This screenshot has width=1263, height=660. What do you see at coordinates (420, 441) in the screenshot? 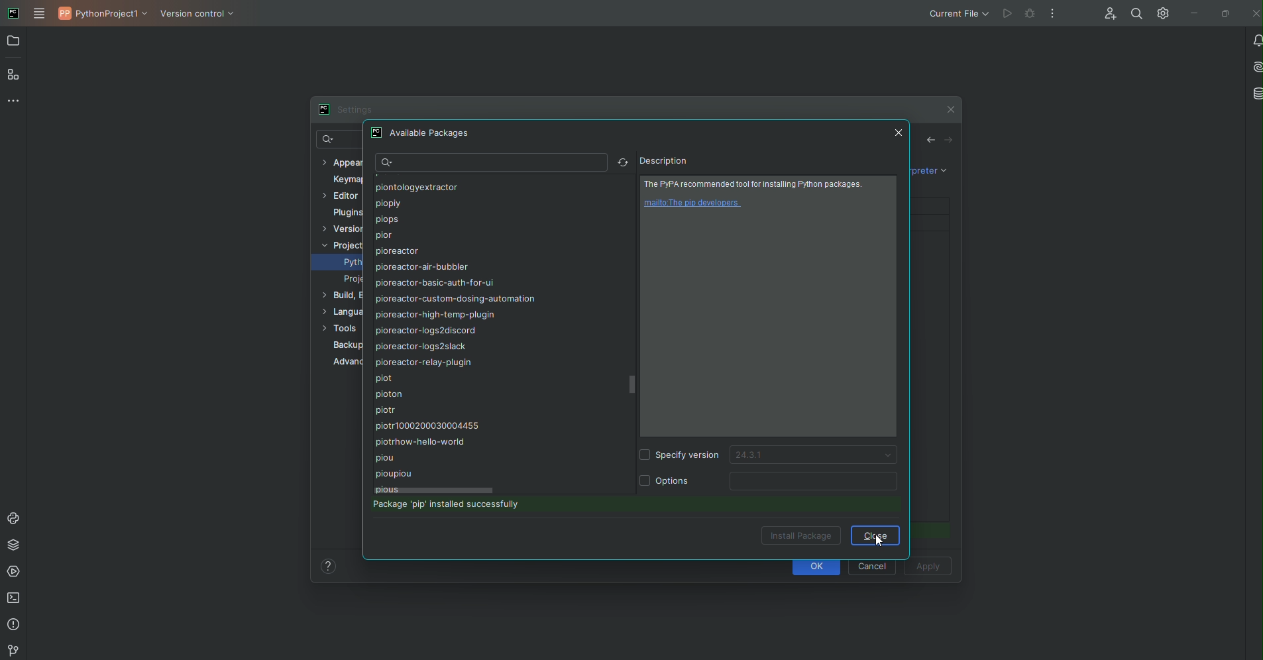
I see `piotrhow-hello-world` at bounding box center [420, 441].